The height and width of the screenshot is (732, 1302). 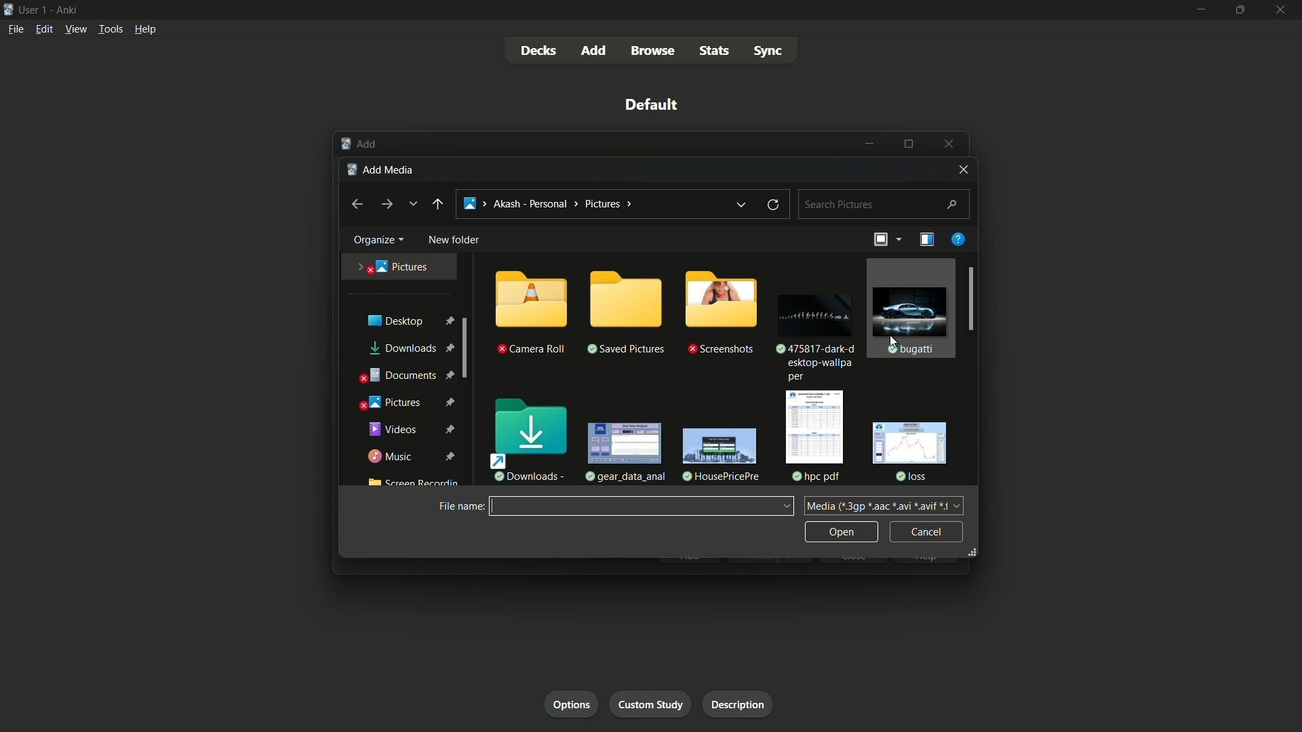 What do you see at coordinates (911, 449) in the screenshot?
I see `file-6` at bounding box center [911, 449].